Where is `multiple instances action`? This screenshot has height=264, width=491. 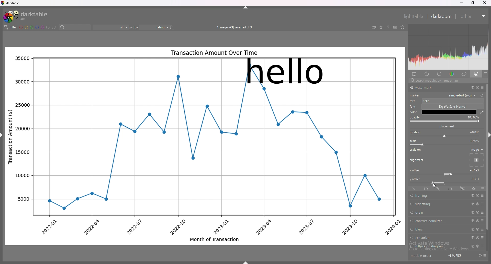 multiple instances action is located at coordinates (473, 195).